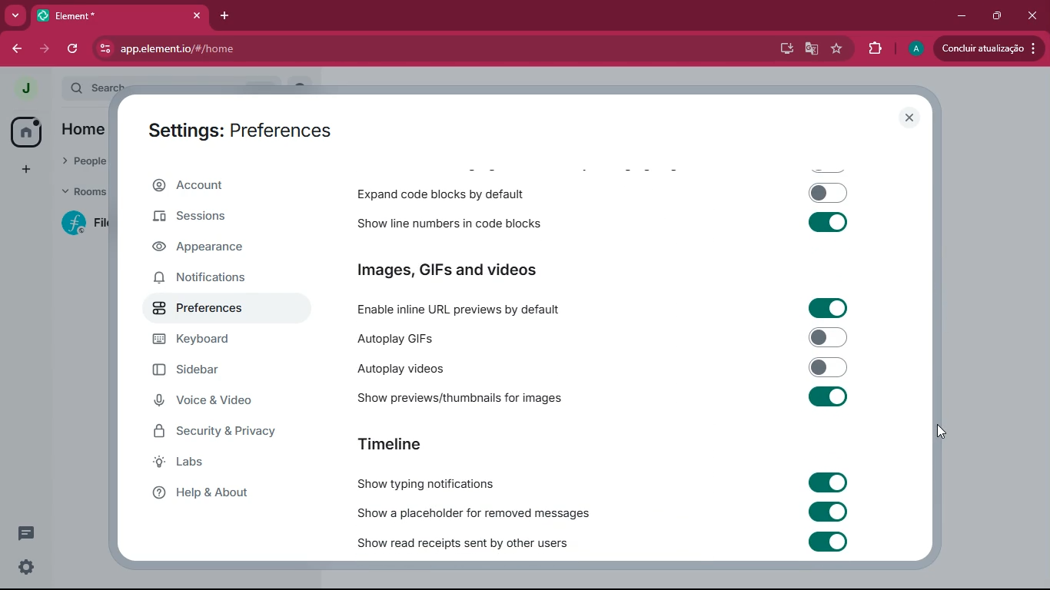 This screenshot has width=1050, height=590. I want to click on show line numbers in code blocks, so click(447, 222).